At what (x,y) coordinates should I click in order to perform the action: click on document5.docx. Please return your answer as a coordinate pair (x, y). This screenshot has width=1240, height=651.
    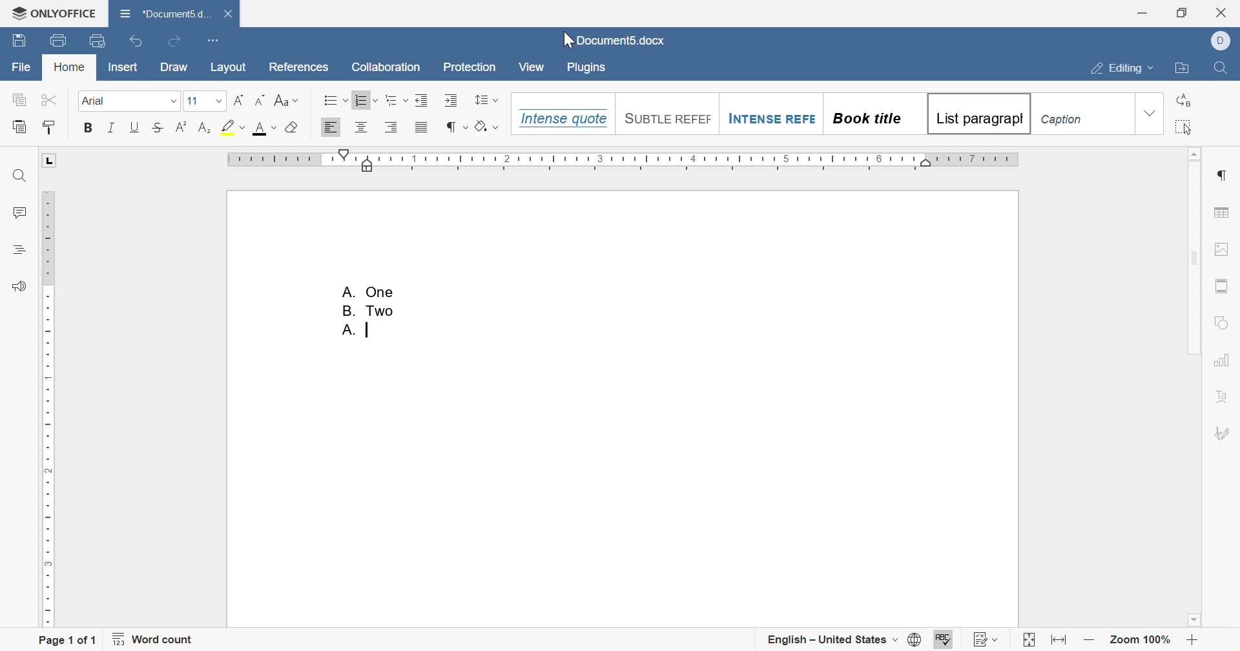
    Looking at the image, I should click on (623, 43).